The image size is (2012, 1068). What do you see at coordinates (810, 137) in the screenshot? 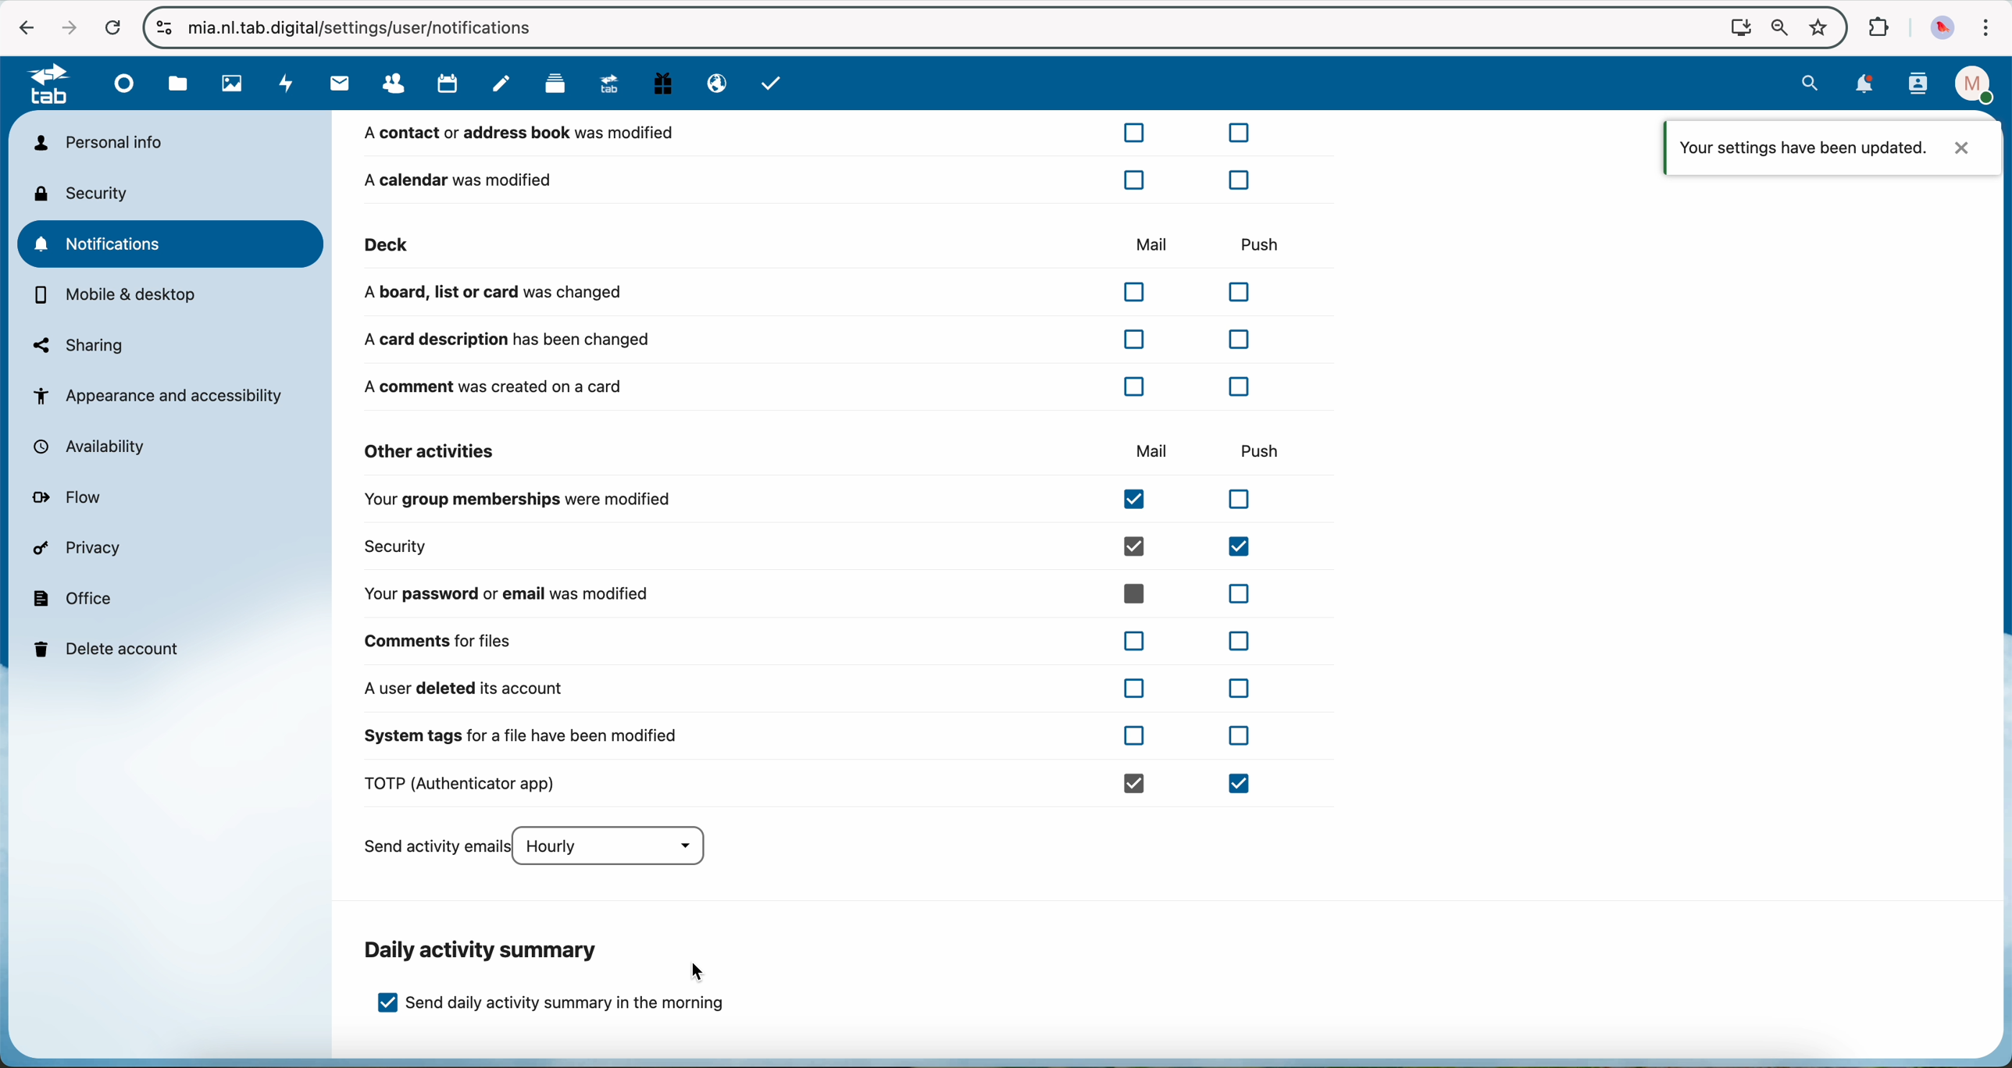
I see `a contact or address book was modified` at bounding box center [810, 137].